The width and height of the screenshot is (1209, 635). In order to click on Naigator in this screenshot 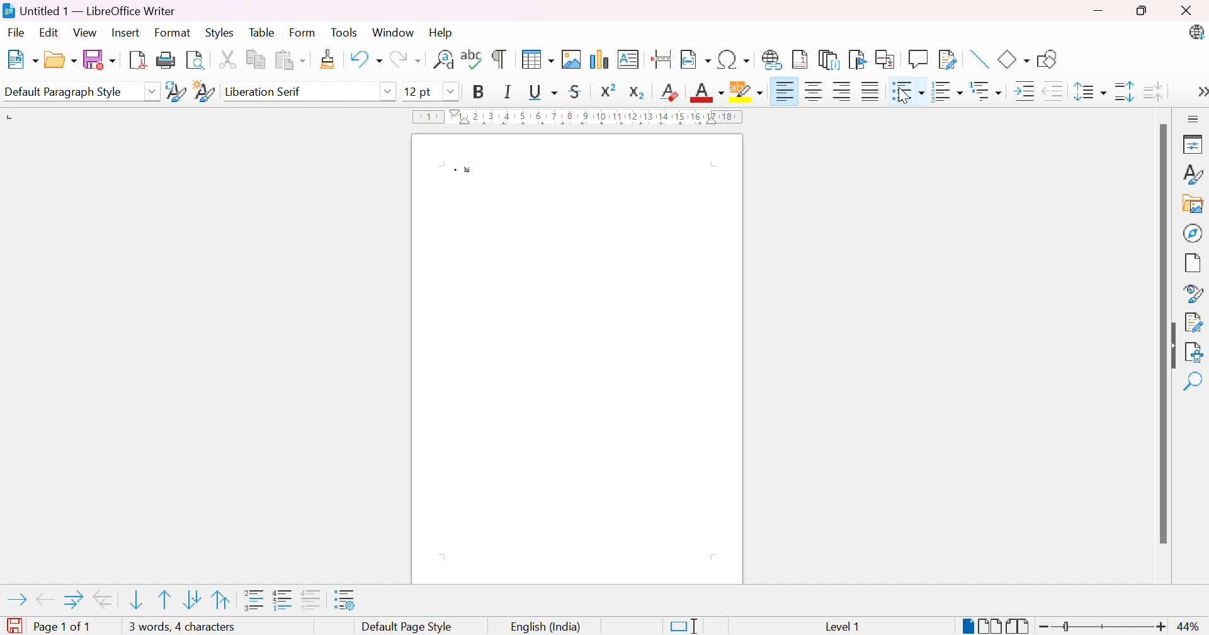, I will do `click(1194, 232)`.